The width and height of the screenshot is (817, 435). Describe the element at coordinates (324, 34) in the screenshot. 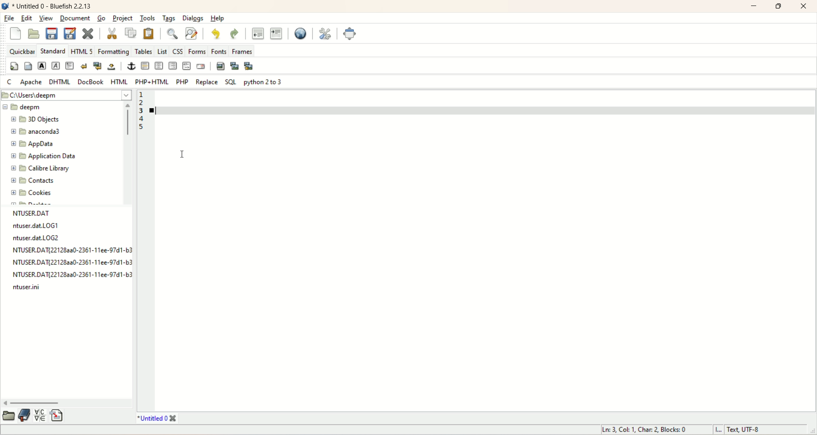

I see `edit preferences` at that location.